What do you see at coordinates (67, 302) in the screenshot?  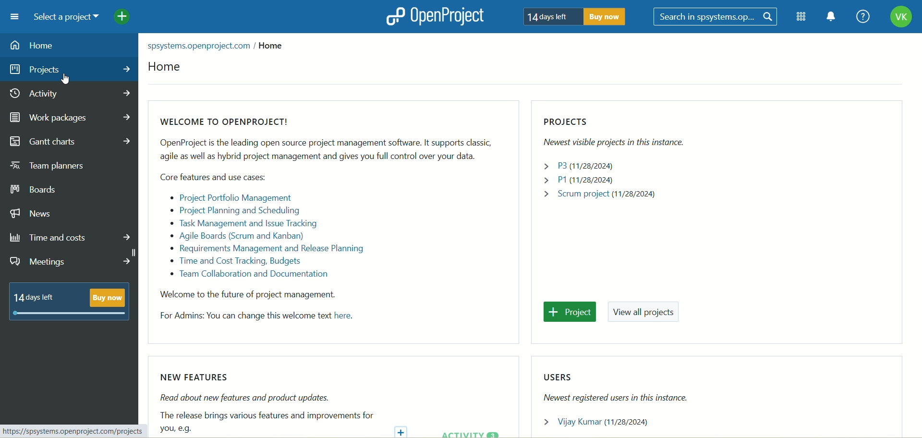 I see `14 days left buy now` at bounding box center [67, 302].